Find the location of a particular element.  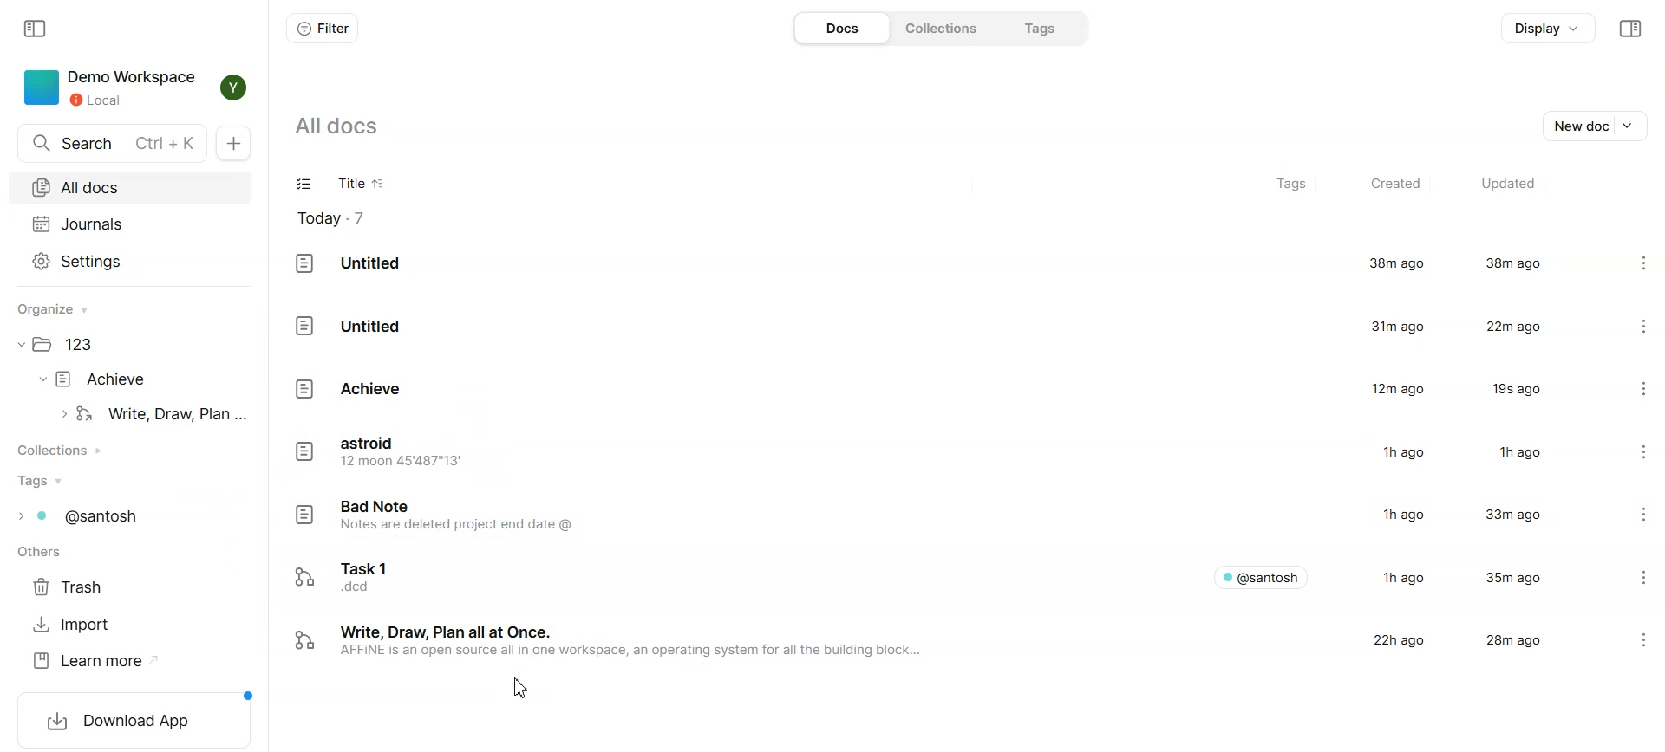

Collapse sidebar is located at coordinates (37, 27).